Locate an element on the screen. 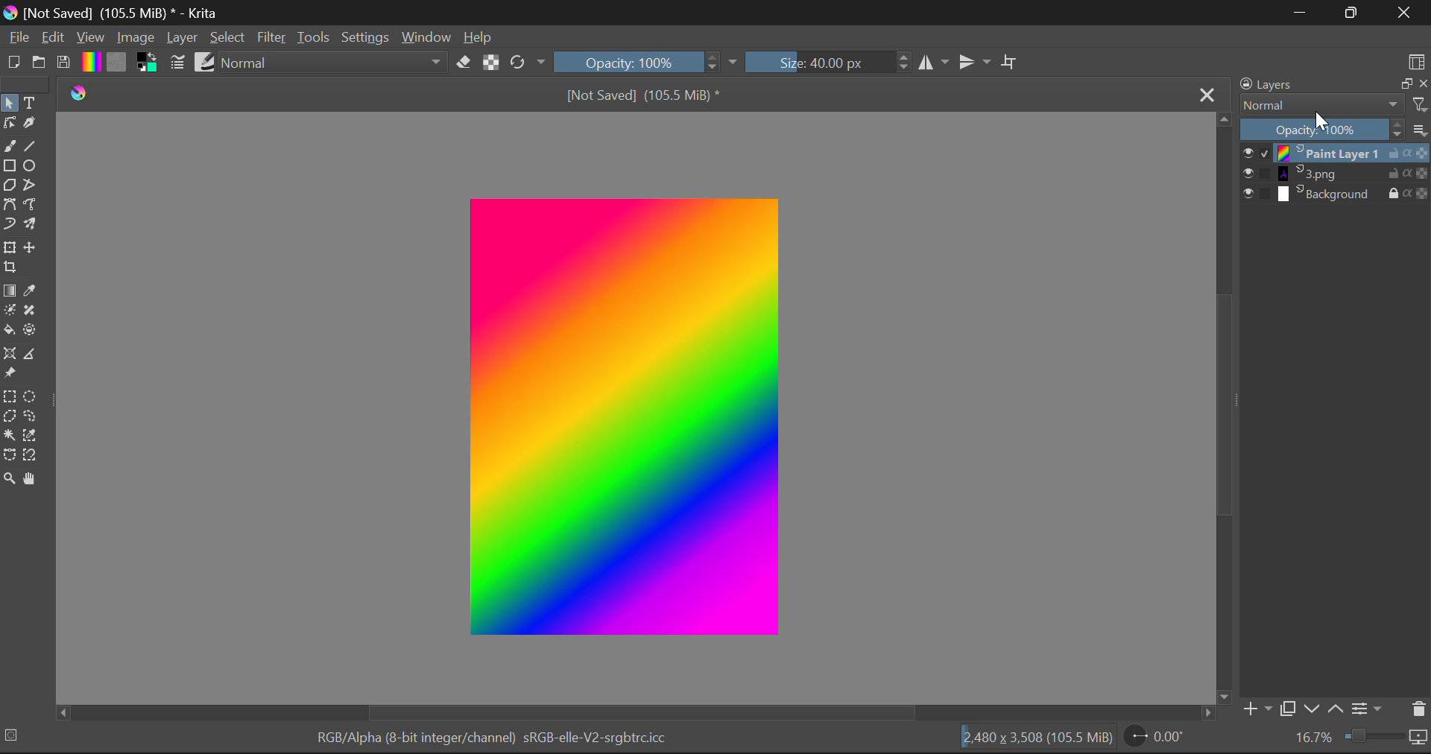 The width and height of the screenshot is (1431, 754). Rectangle Selection is located at coordinates (10, 396).